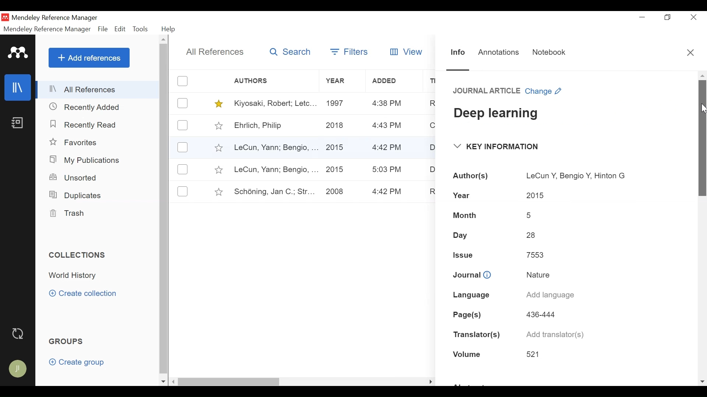 This screenshot has width=707, height=397. Describe the element at coordinates (342, 81) in the screenshot. I see `Year` at that location.